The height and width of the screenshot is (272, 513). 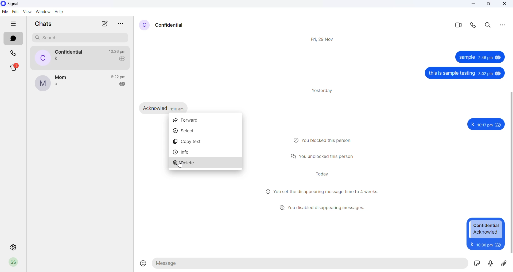 I want to click on voice call, so click(x=475, y=24).